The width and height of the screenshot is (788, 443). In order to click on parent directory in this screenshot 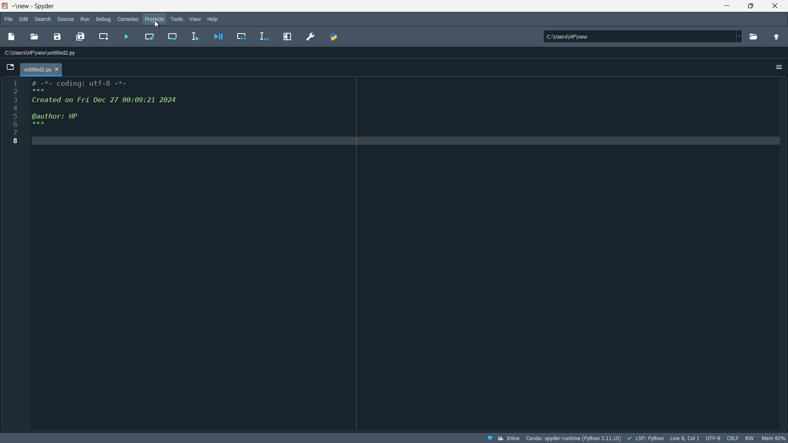, I will do `click(777, 37)`.